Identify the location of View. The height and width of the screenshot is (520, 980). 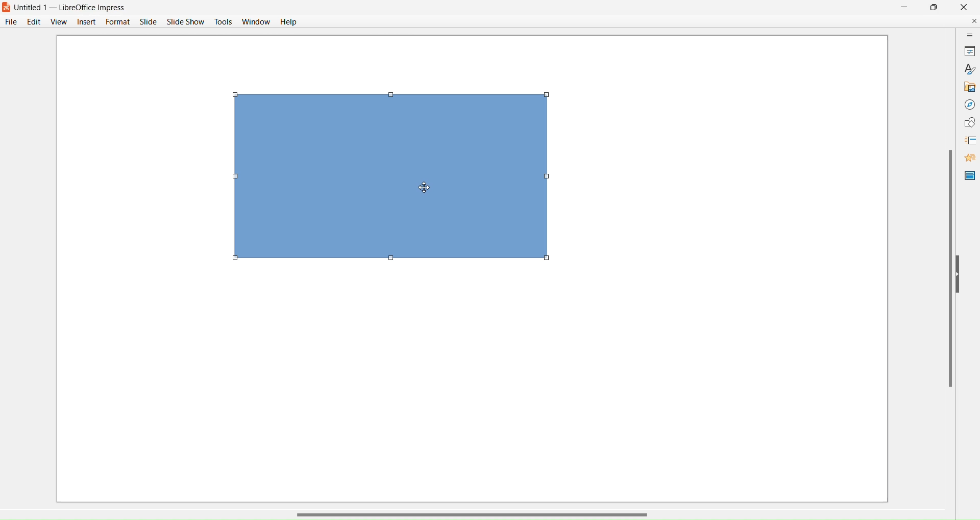
(58, 21).